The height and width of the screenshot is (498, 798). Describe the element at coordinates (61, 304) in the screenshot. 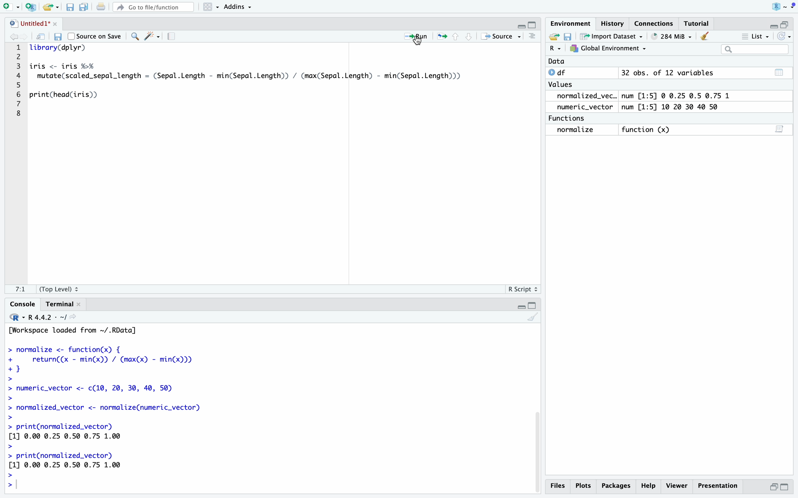

I see `Terminal` at that location.